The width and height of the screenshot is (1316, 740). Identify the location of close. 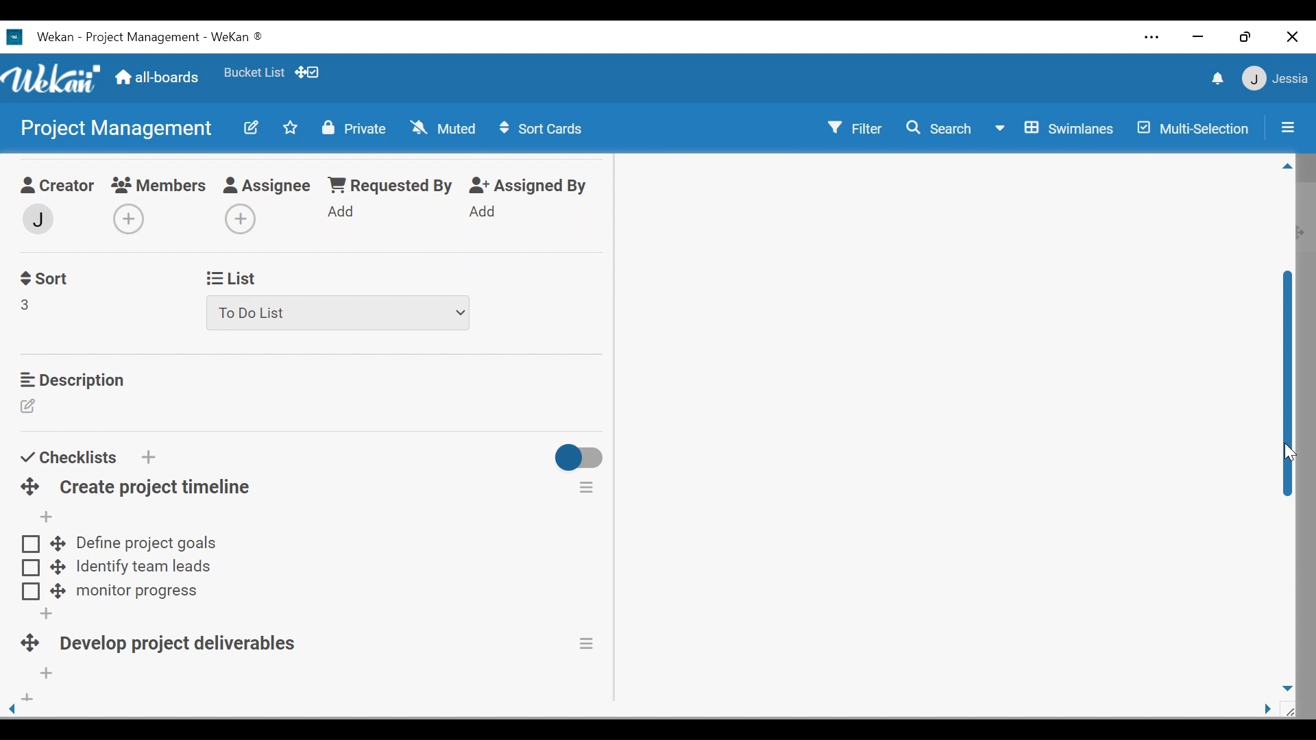
(1292, 37).